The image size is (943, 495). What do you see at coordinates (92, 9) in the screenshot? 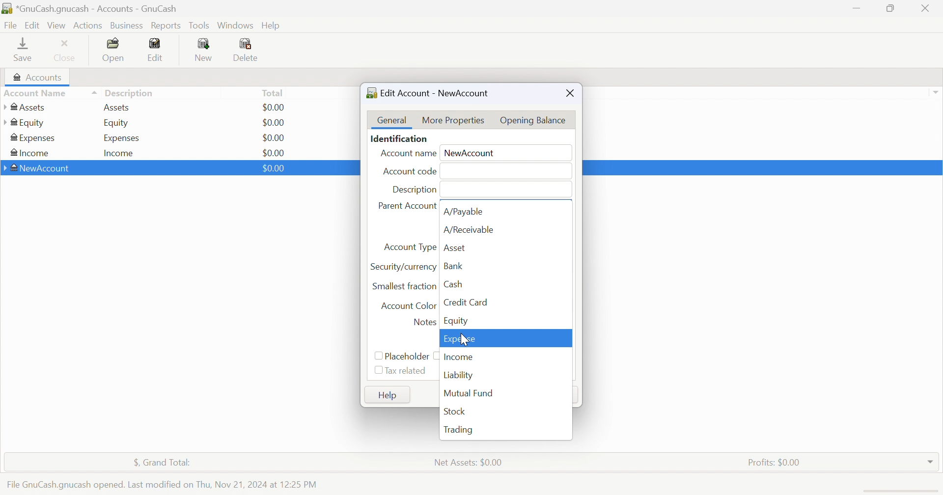
I see `*GnuCash.gnucash - Accounts -GnuCash` at bounding box center [92, 9].